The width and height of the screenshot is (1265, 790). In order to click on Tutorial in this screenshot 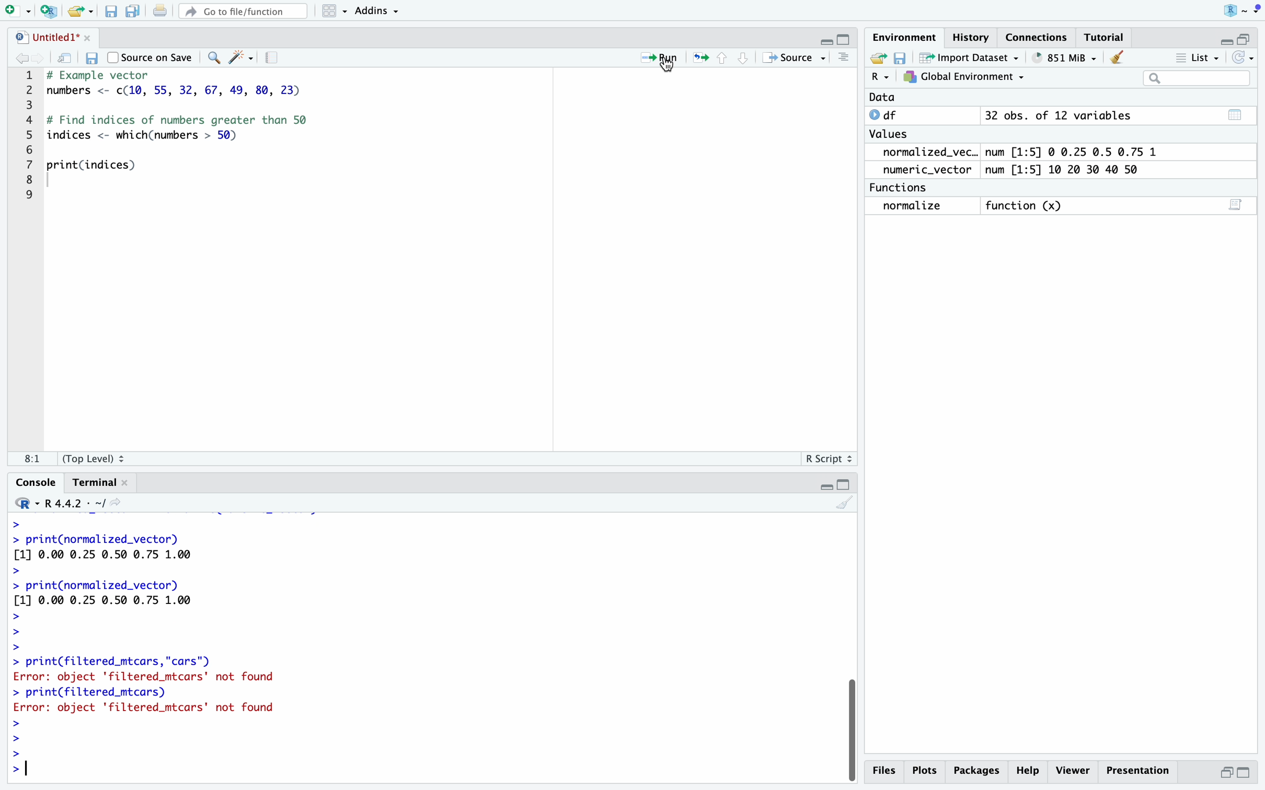, I will do `click(1106, 37)`.